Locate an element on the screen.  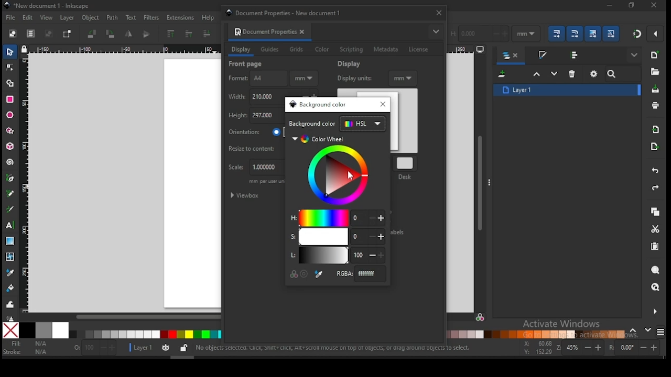
deselect is located at coordinates (47, 34).